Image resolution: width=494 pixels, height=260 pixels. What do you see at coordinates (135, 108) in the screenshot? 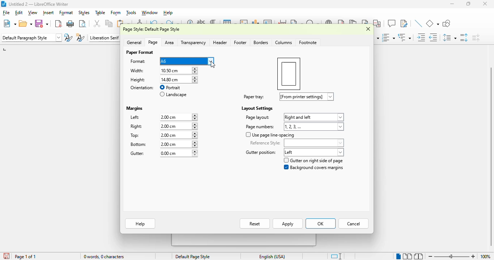
I see `margins` at bounding box center [135, 108].